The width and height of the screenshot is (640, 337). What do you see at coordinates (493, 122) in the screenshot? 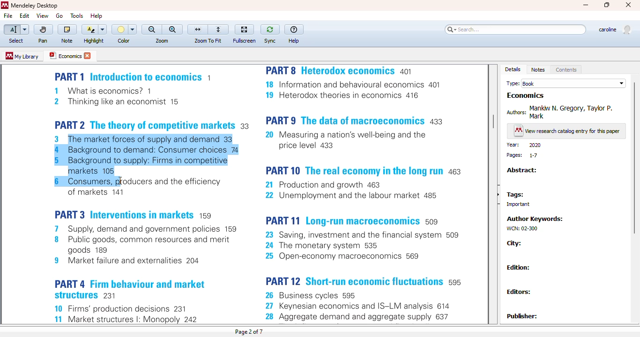
I see `vertical scroll bar` at bounding box center [493, 122].